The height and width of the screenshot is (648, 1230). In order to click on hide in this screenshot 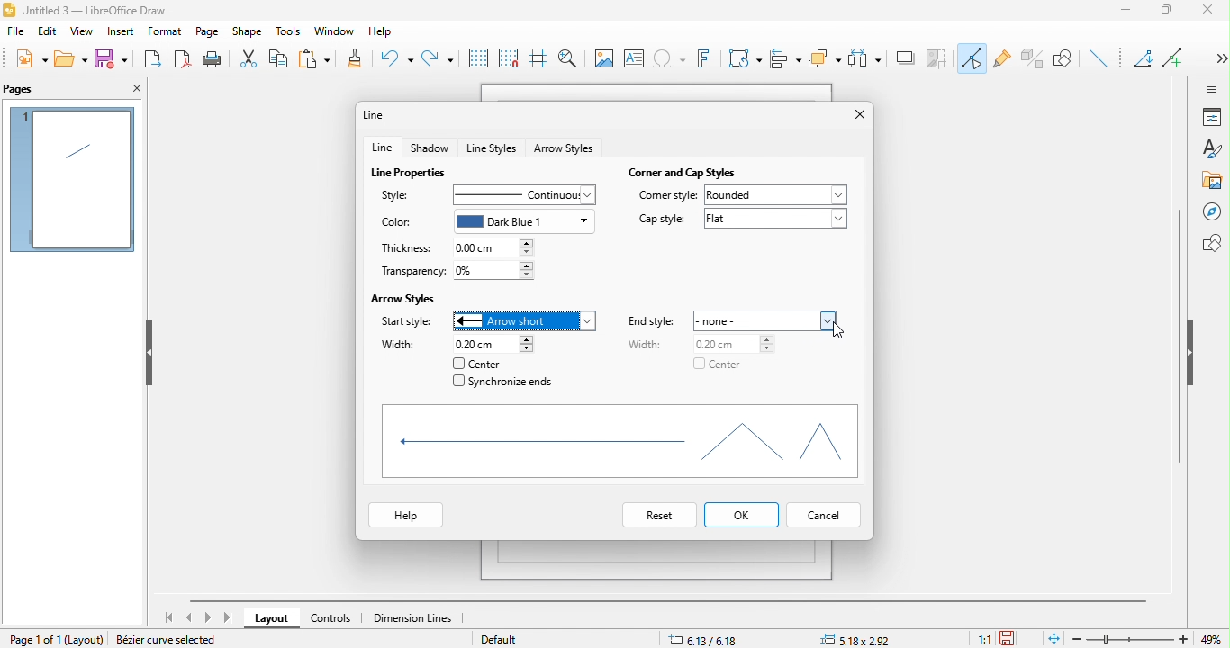, I will do `click(148, 354)`.